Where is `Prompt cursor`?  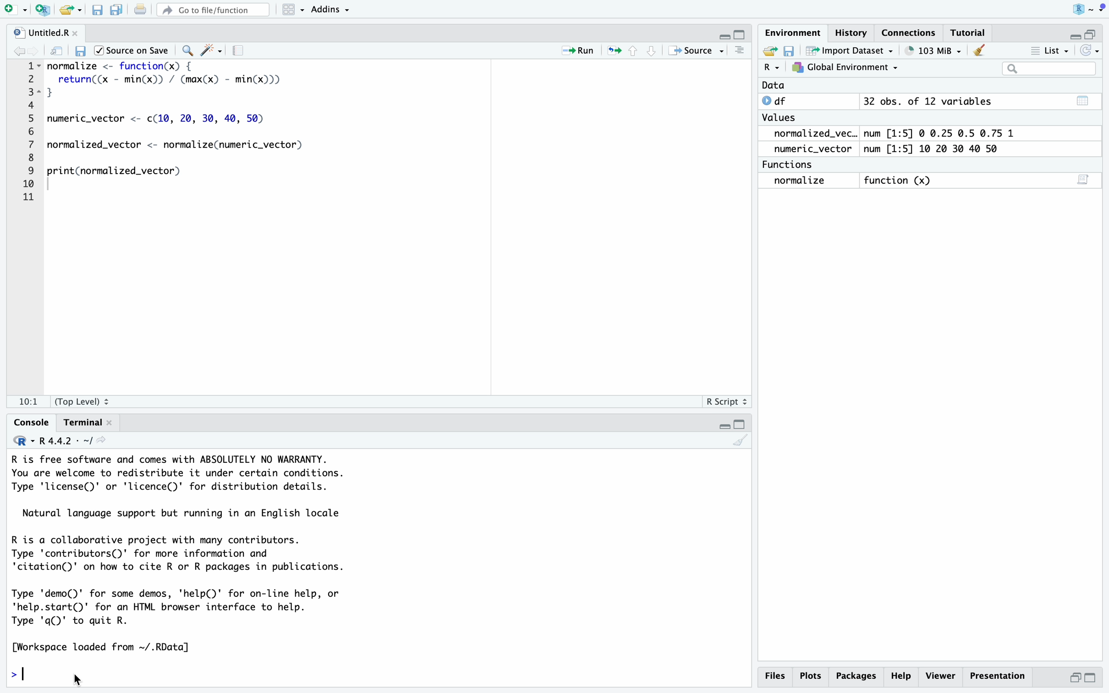
Prompt cursor is located at coordinates (21, 671).